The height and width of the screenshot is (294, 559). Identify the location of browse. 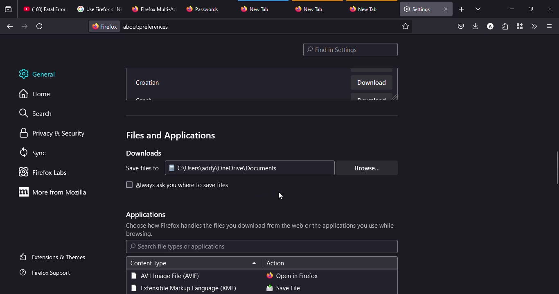
(365, 168).